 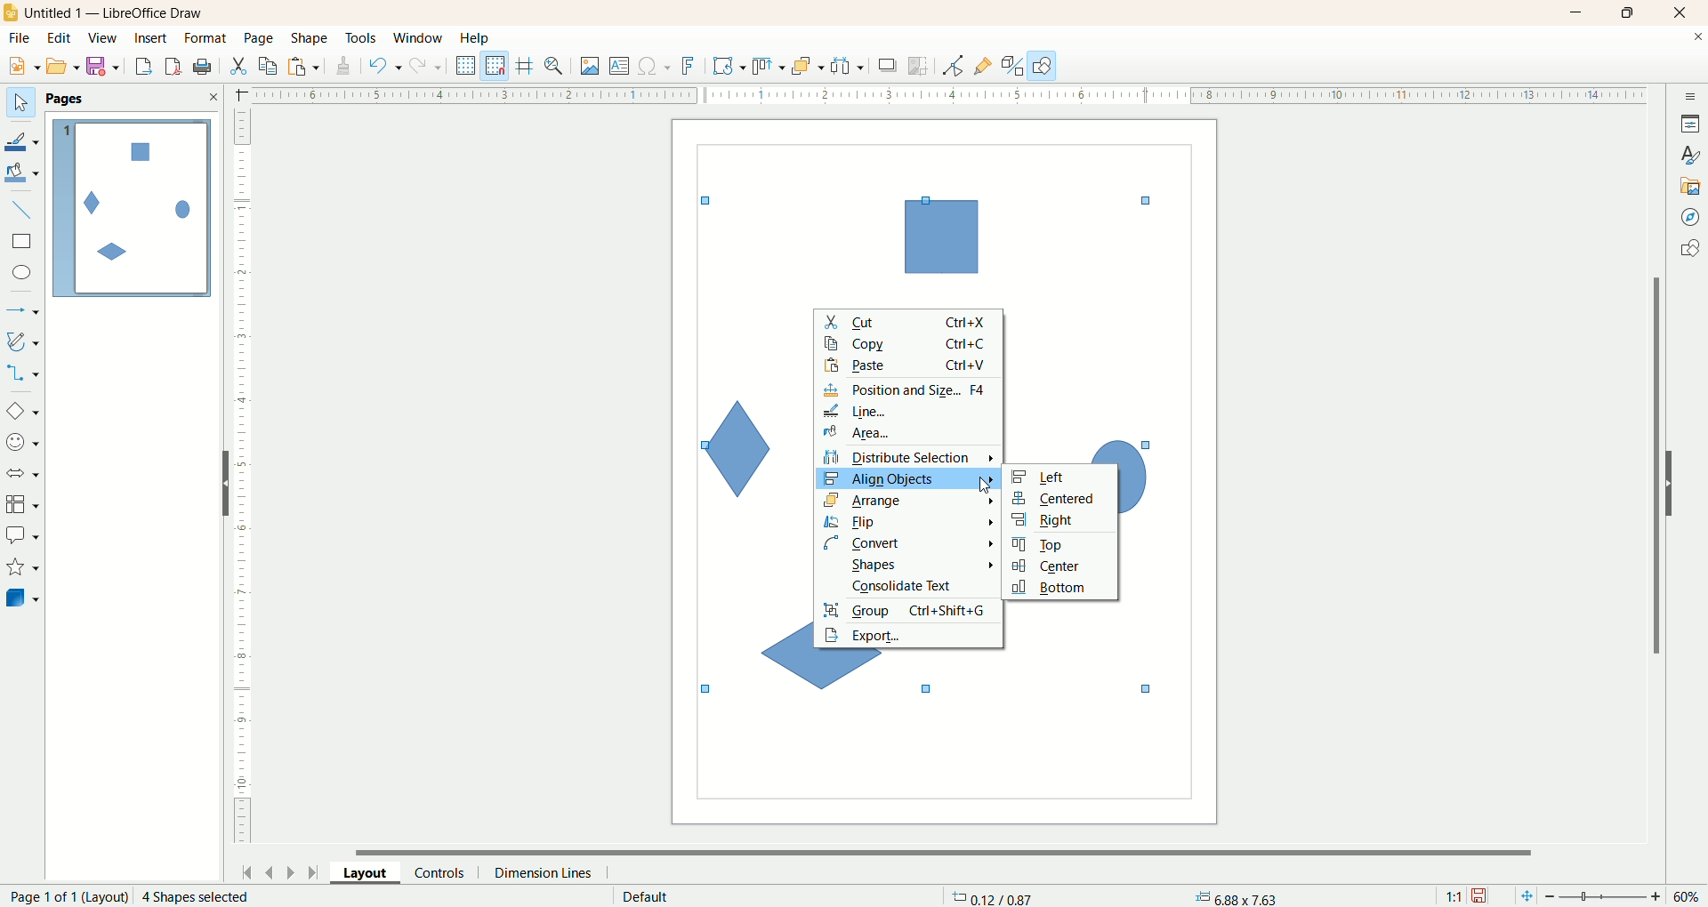 I want to click on previous page, so click(x=268, y=871).